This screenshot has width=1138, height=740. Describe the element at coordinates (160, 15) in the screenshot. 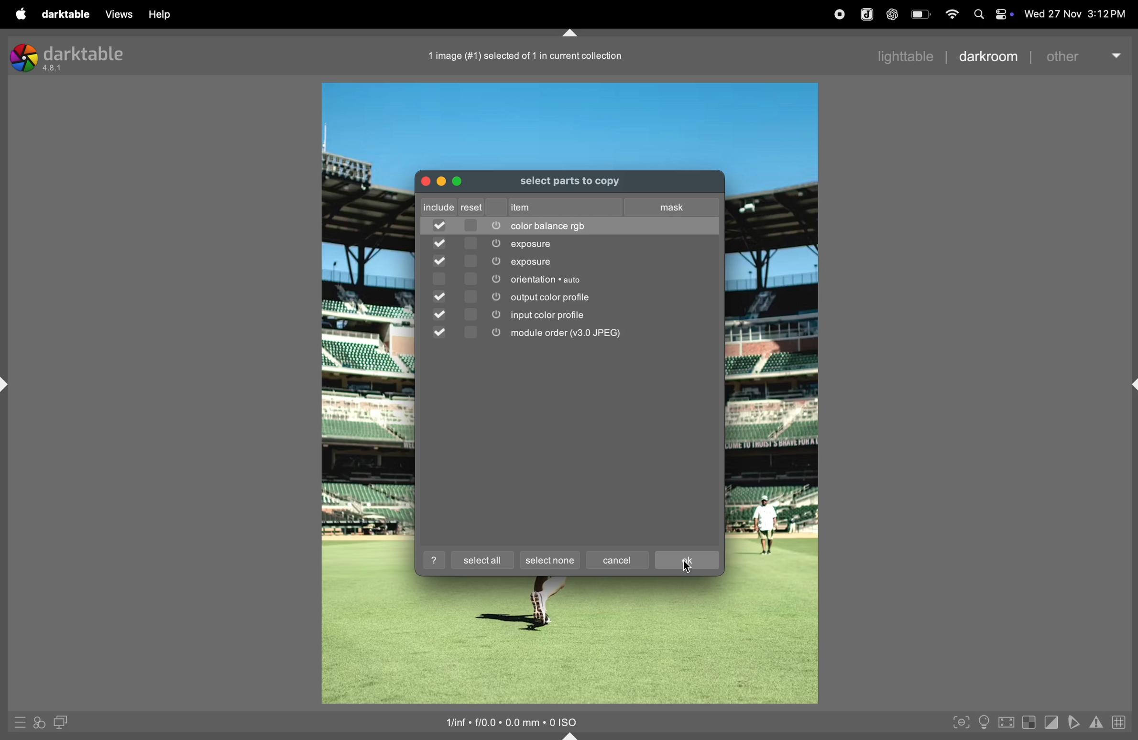

I see `help` at that location.